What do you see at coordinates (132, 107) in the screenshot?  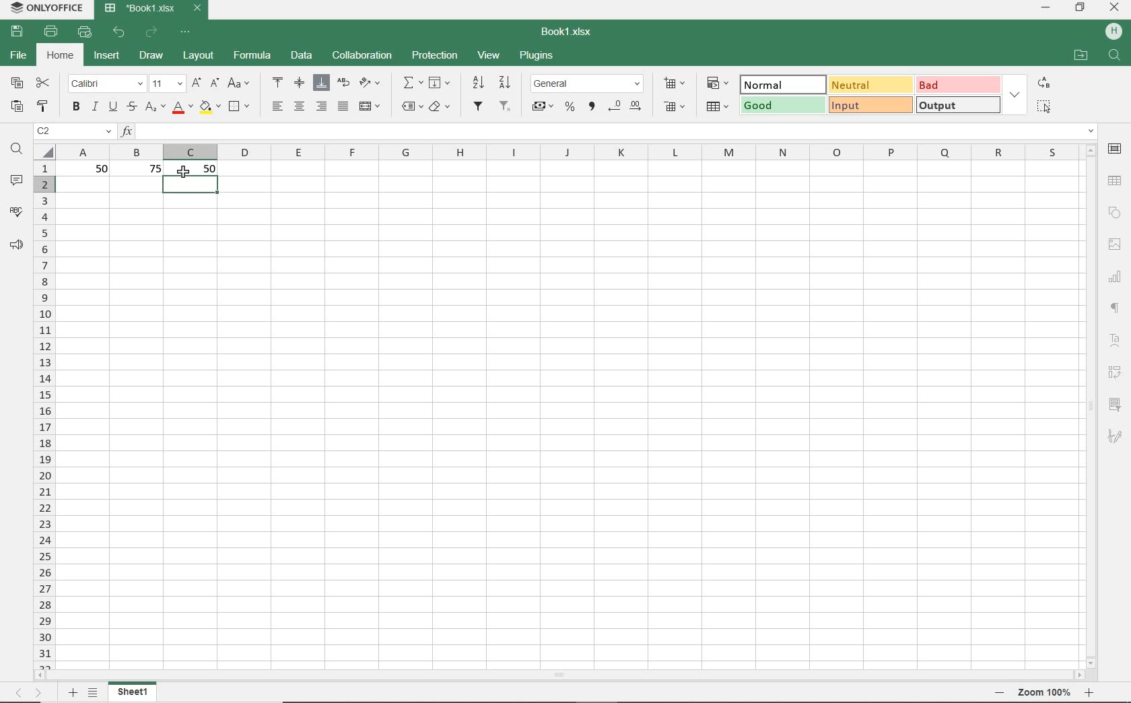 I see `strikethrough` at bounding box center [132, 107].